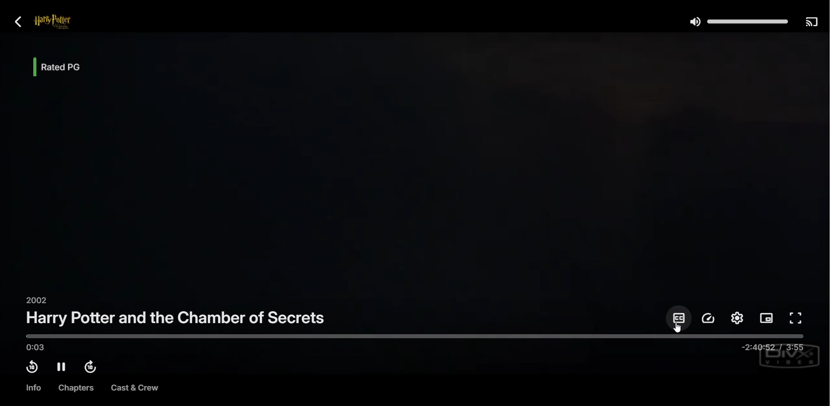 This screenshot has width=831, height=406. I want to click on Harry Potter logo, so click(64, 22).